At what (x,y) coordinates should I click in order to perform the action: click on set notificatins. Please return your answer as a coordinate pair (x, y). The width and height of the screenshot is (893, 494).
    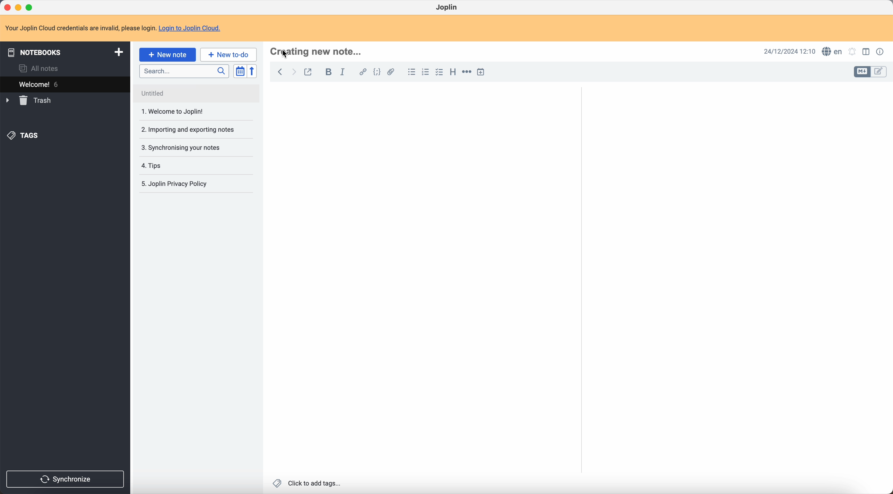
    Looking at the image, I should click on (852, 52).